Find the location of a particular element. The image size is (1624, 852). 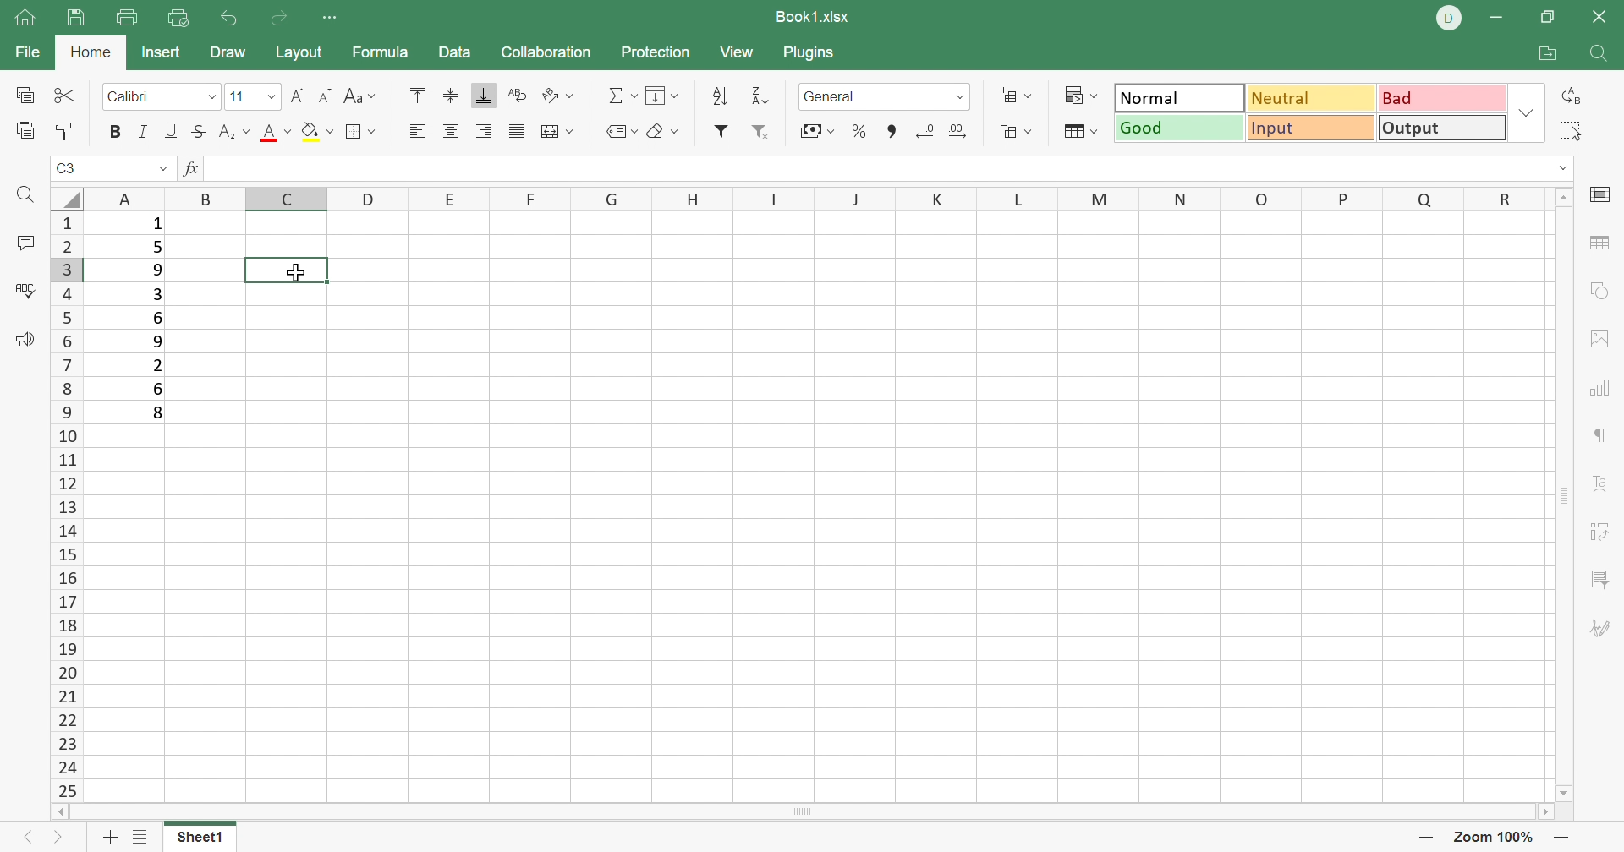

1 is located at coordinates (158, 224).